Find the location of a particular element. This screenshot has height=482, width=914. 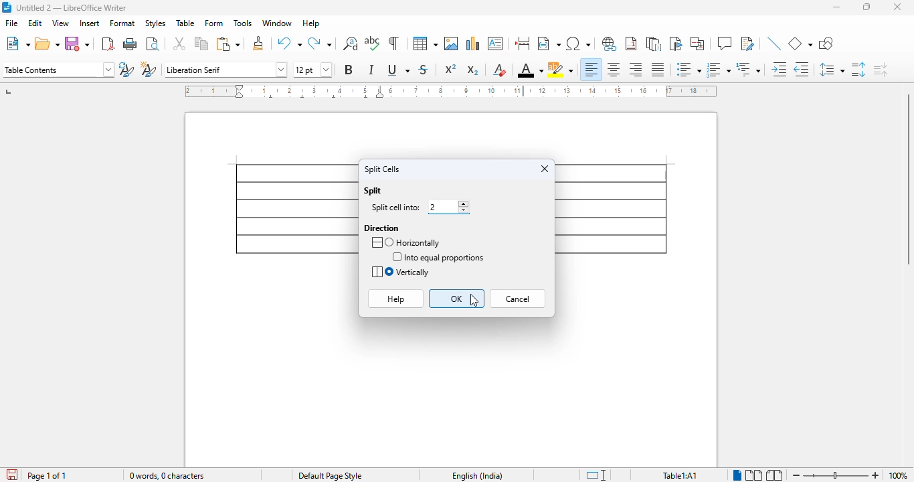

clone formatting is located at coordinates (258, 43).